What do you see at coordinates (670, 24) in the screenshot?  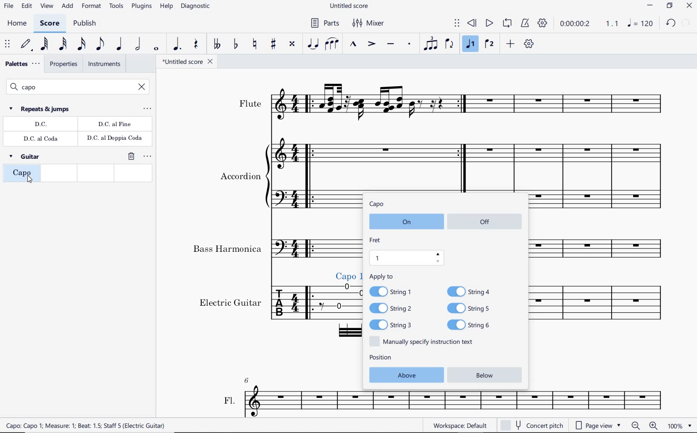 I see `undo` at bounding box center [670, 24].